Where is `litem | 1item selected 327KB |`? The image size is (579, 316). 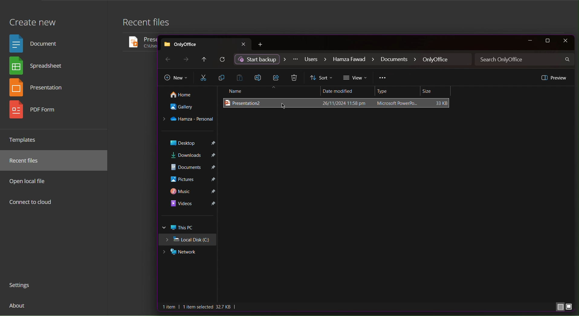
litem | 1item selected 327KB | is located at coordinates (200, 307).